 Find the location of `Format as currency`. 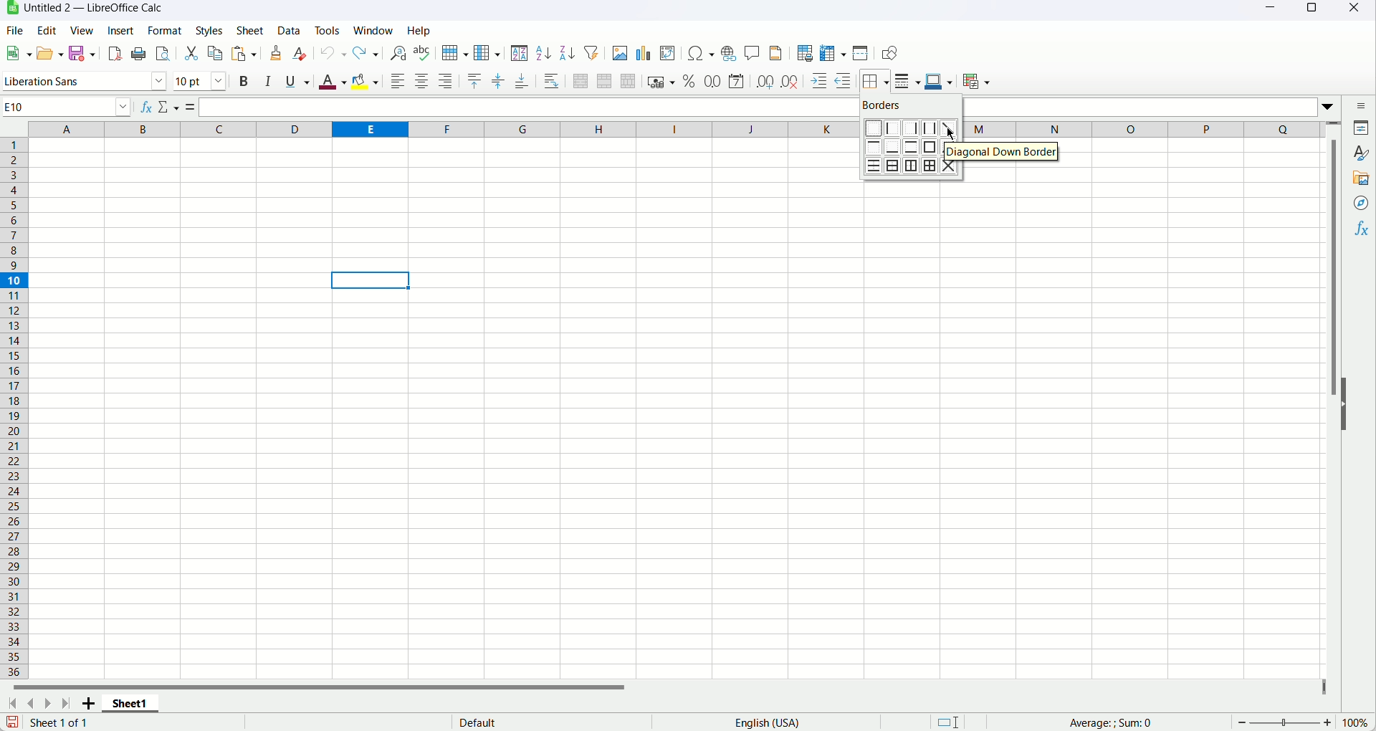

Format as currency is located at coordinates (661, 82).